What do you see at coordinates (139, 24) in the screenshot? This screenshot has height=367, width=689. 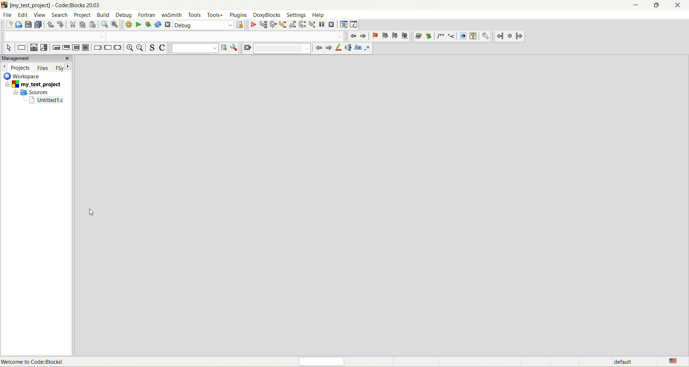 I see `run` at bounding box center [139, 24].